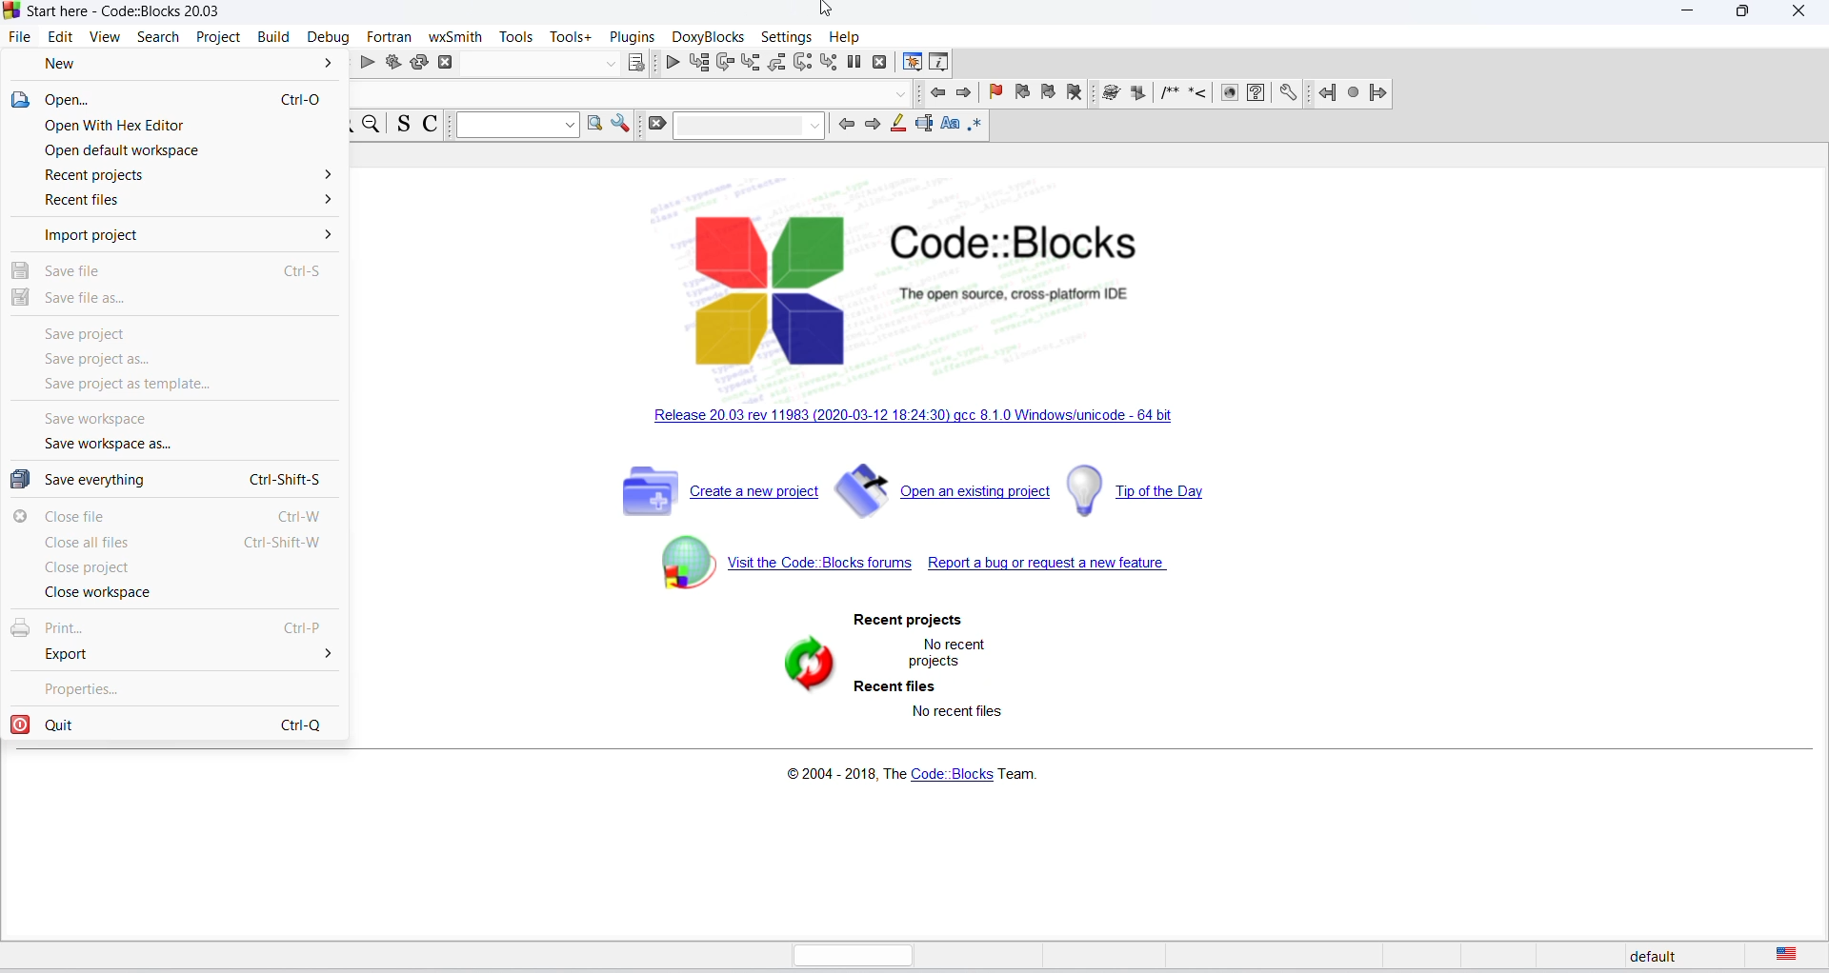 This screenshot has height=973, width=1829. Describe the element at coordinates (912, 62) in the screenshot. I see `debugging window` at that location.